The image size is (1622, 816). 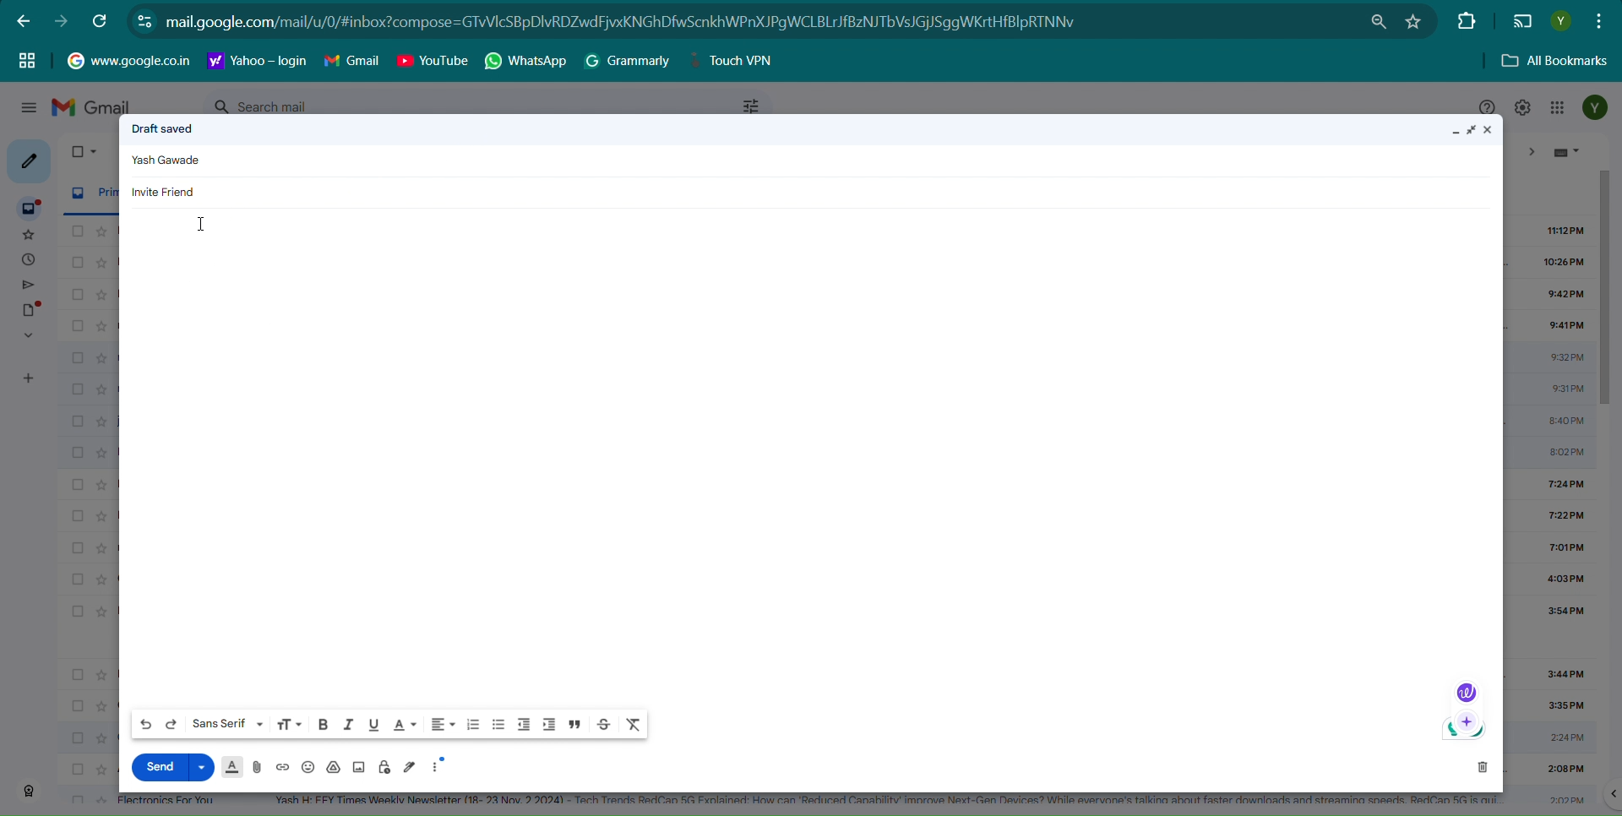 What do you see at coordinates (738, 61) in the screenshot?
I see `Touch VPN` at bounding box center [738, 61].